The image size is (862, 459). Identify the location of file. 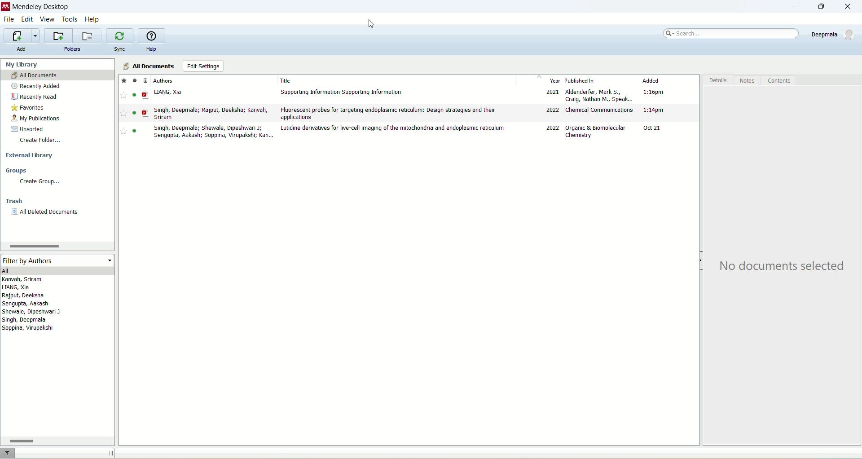
(9, 19).